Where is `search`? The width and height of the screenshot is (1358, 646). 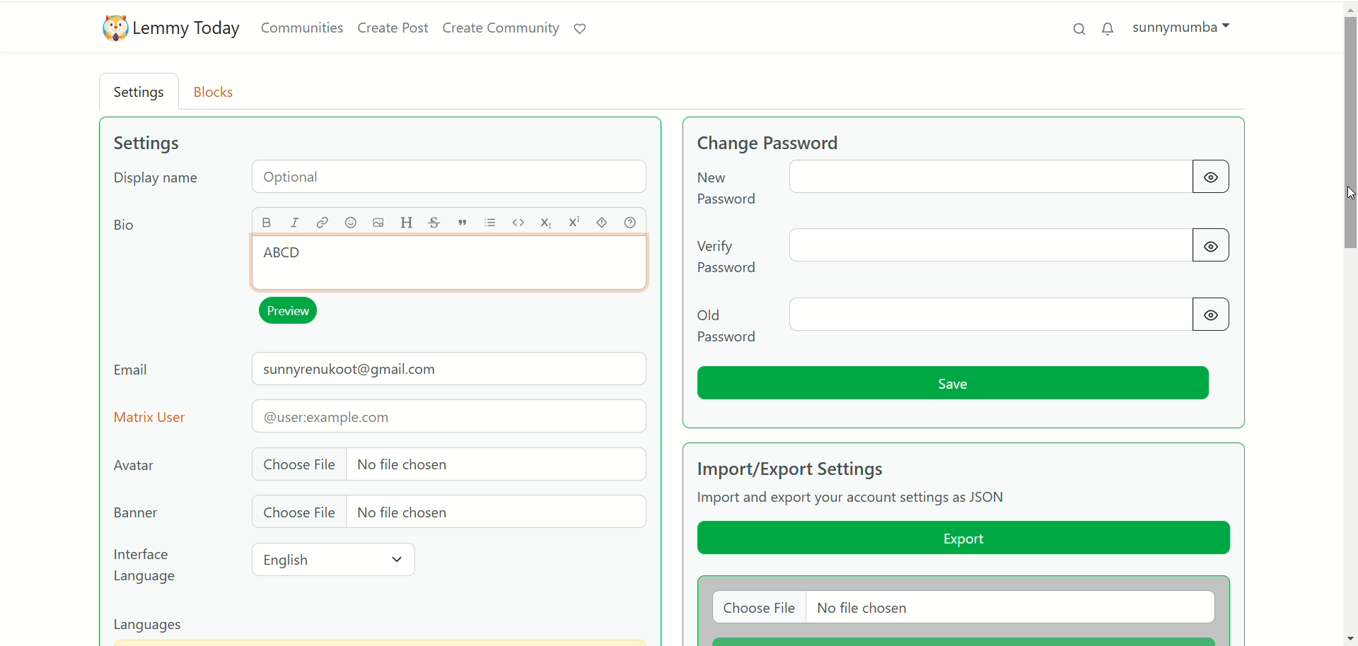 search is located at coordinates (1074, 28).